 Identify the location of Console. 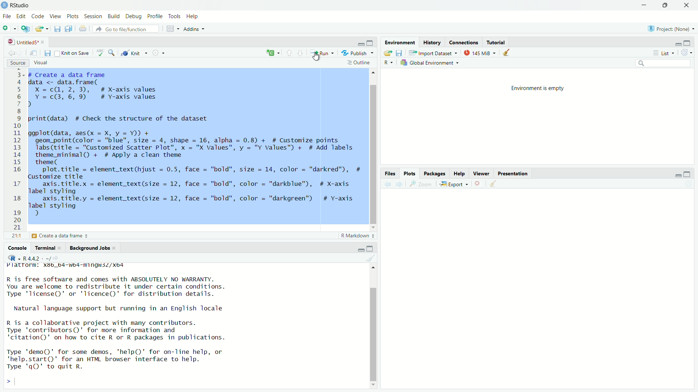
(18, 248).